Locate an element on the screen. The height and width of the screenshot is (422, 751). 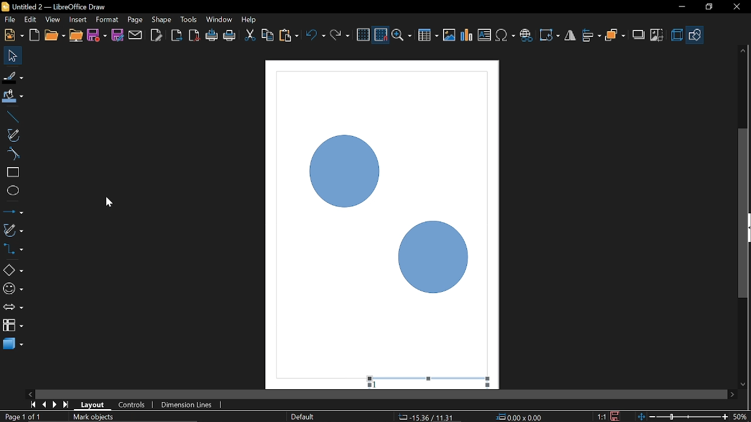
Scaling factor is located at coordinates (601, 417).